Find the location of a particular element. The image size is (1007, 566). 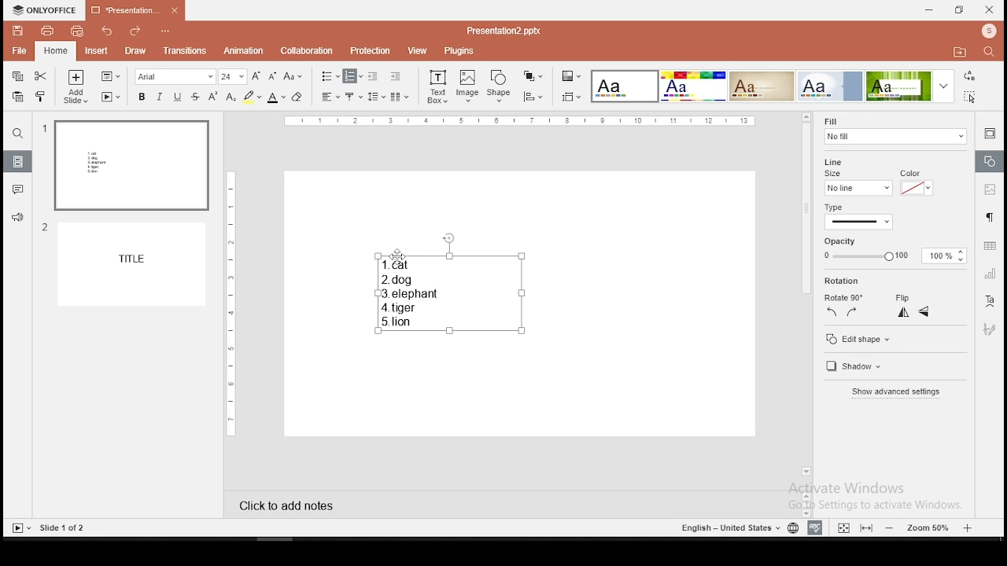

theme is located at coordinates (693, 86).